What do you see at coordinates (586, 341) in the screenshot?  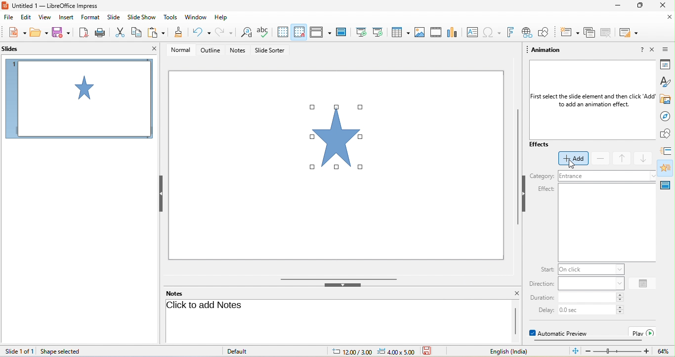 I see `horizontal scroll bar` at bounding box center [586, 341].